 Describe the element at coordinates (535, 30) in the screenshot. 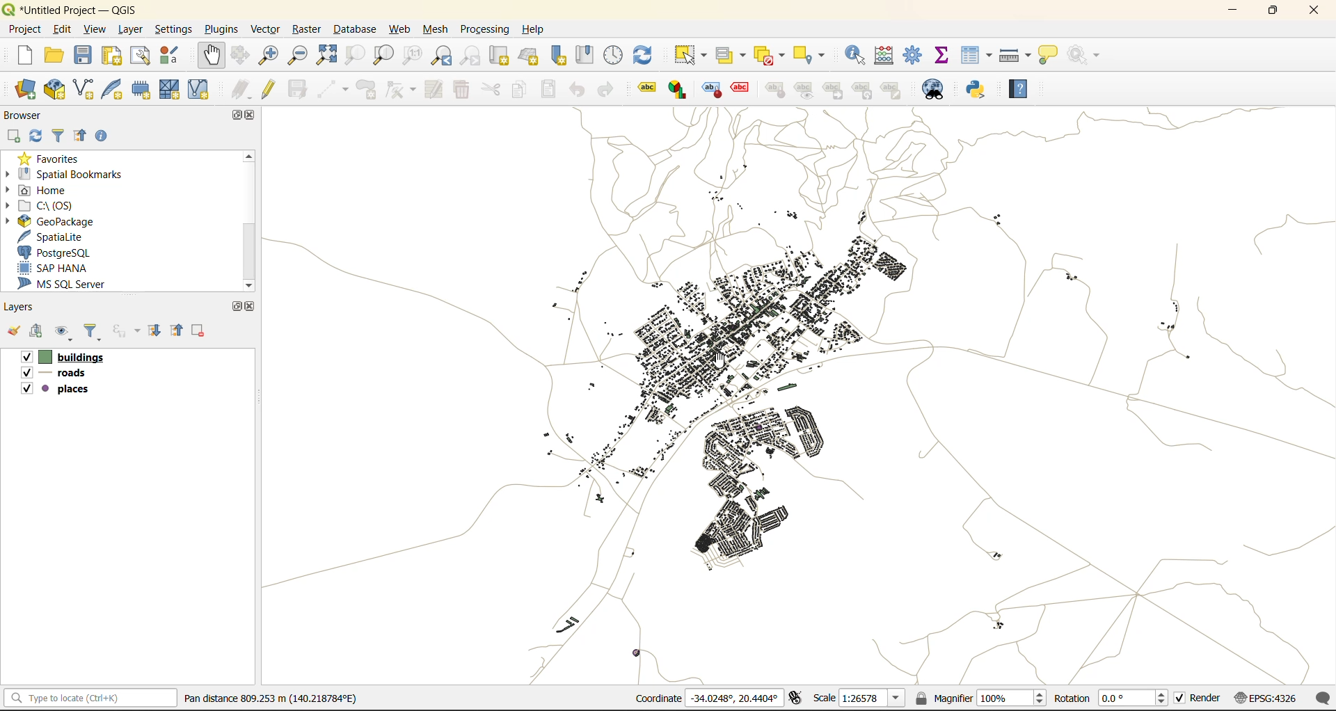

I see `help` at that location.